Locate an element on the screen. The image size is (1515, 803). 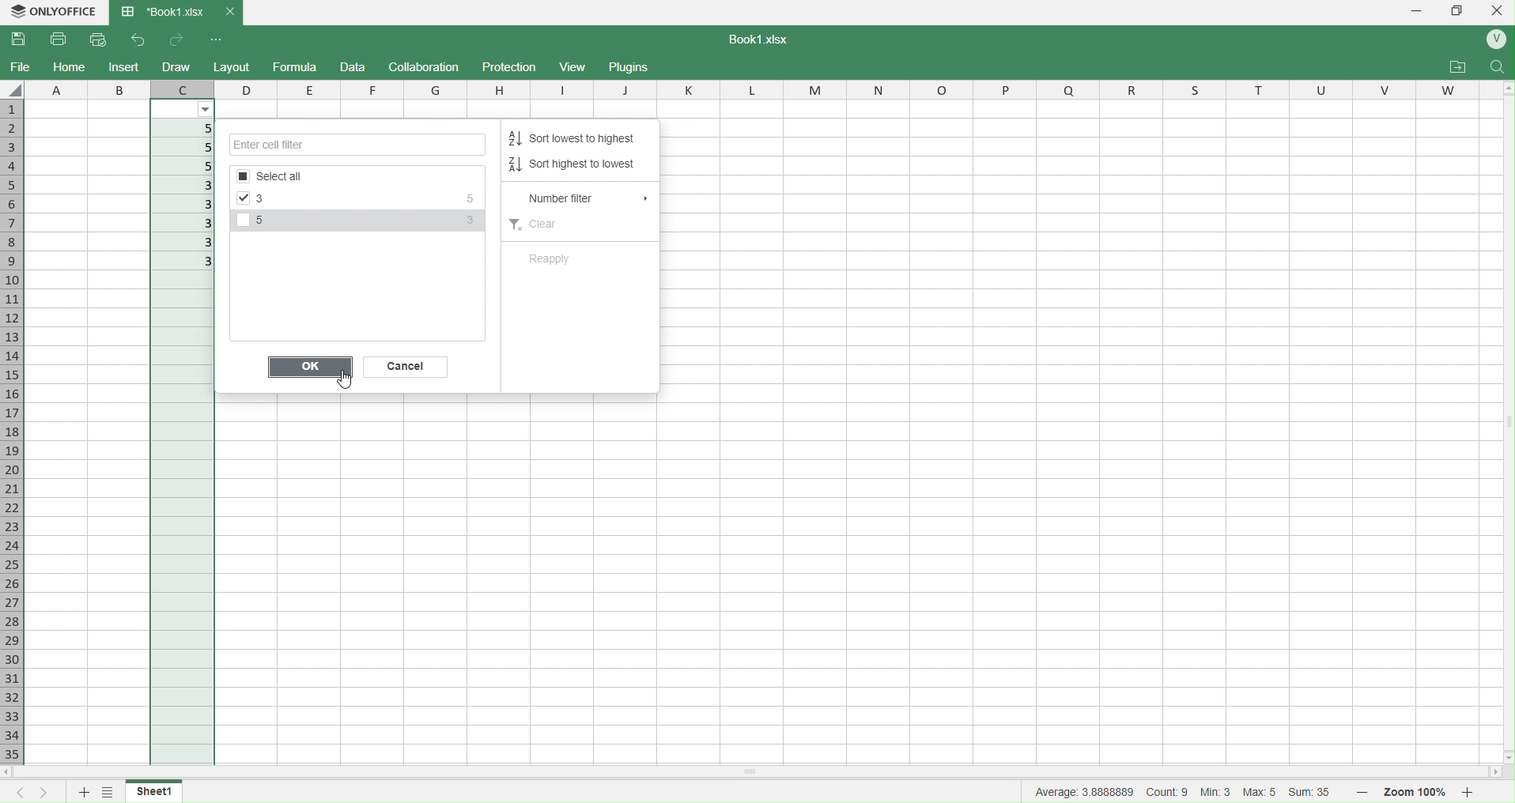
Text is located at coordinates (754, 39).